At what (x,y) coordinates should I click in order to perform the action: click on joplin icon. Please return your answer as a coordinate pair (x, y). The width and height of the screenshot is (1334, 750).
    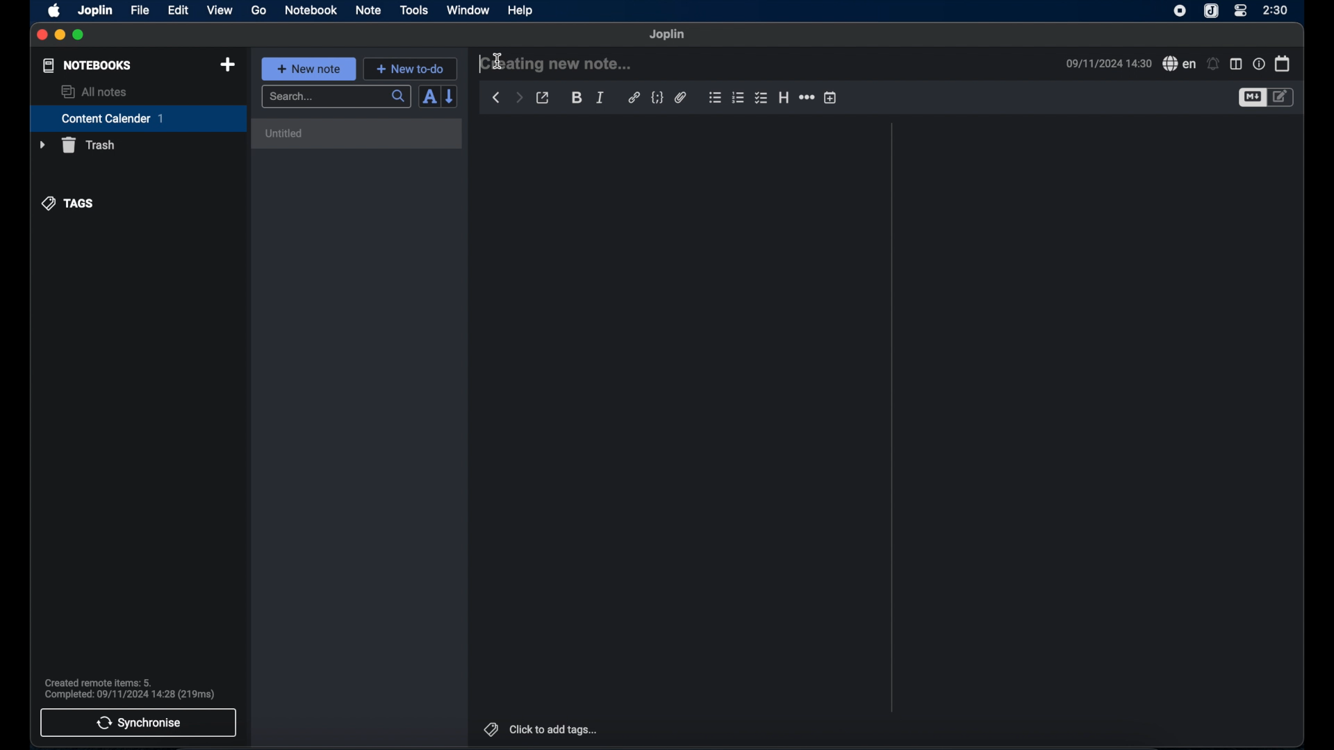
    Looking at the image, I should click on (1210, 11).